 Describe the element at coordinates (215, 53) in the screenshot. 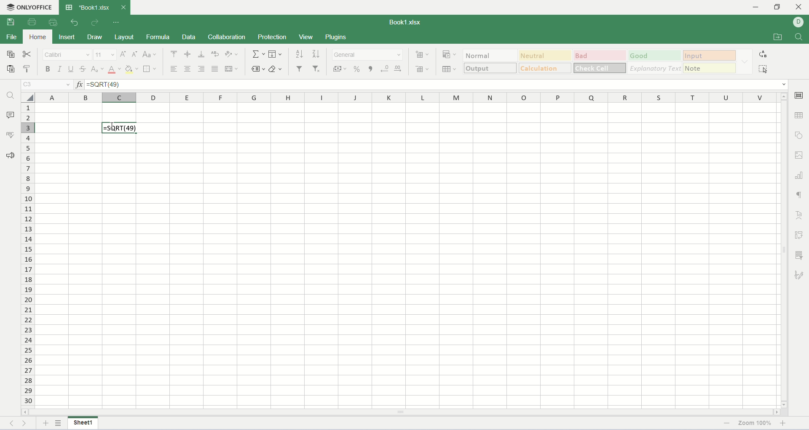

I see `wrap text` at that location.